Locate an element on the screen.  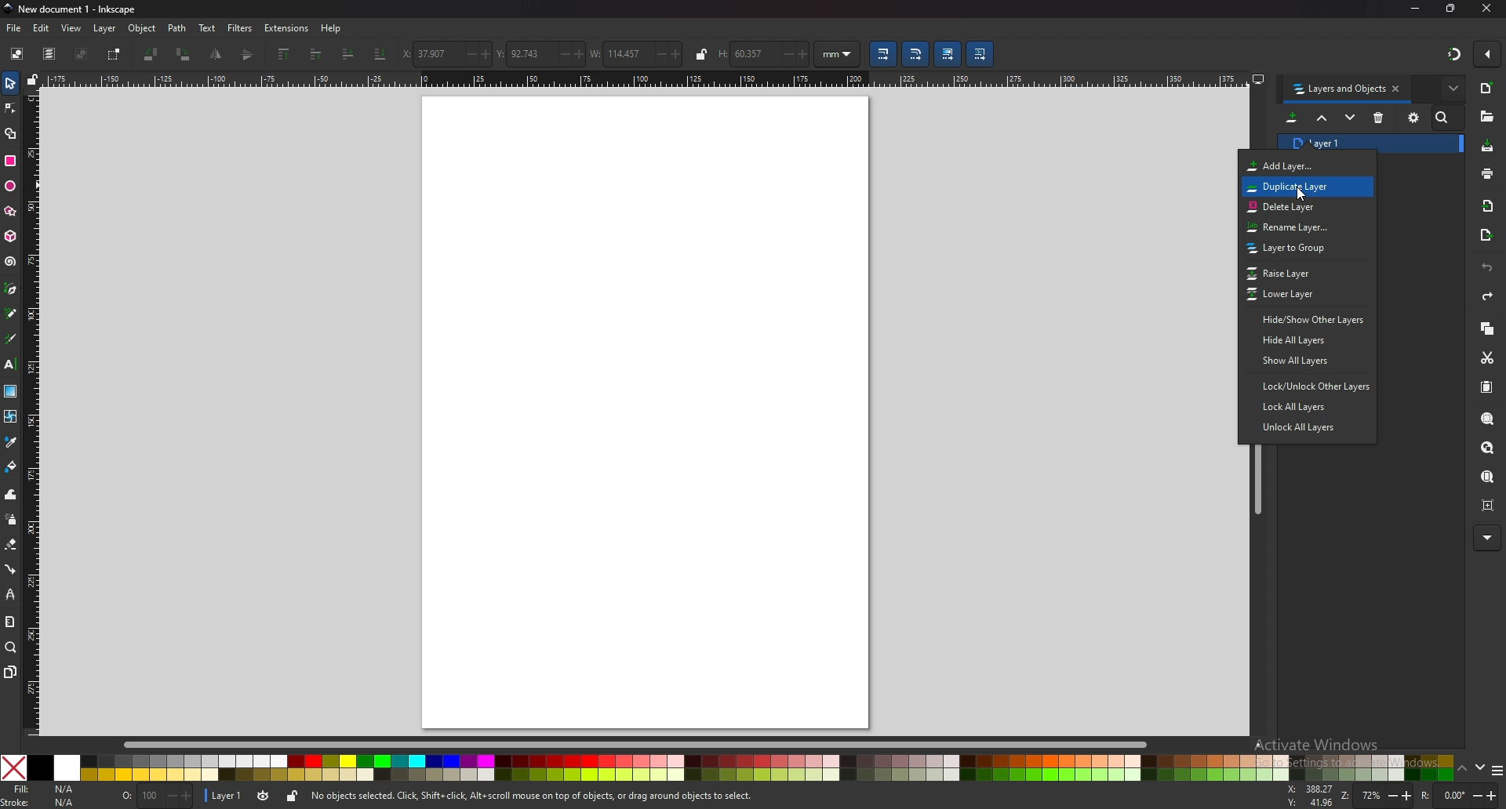
paste is located at coordinates (1487, 386).